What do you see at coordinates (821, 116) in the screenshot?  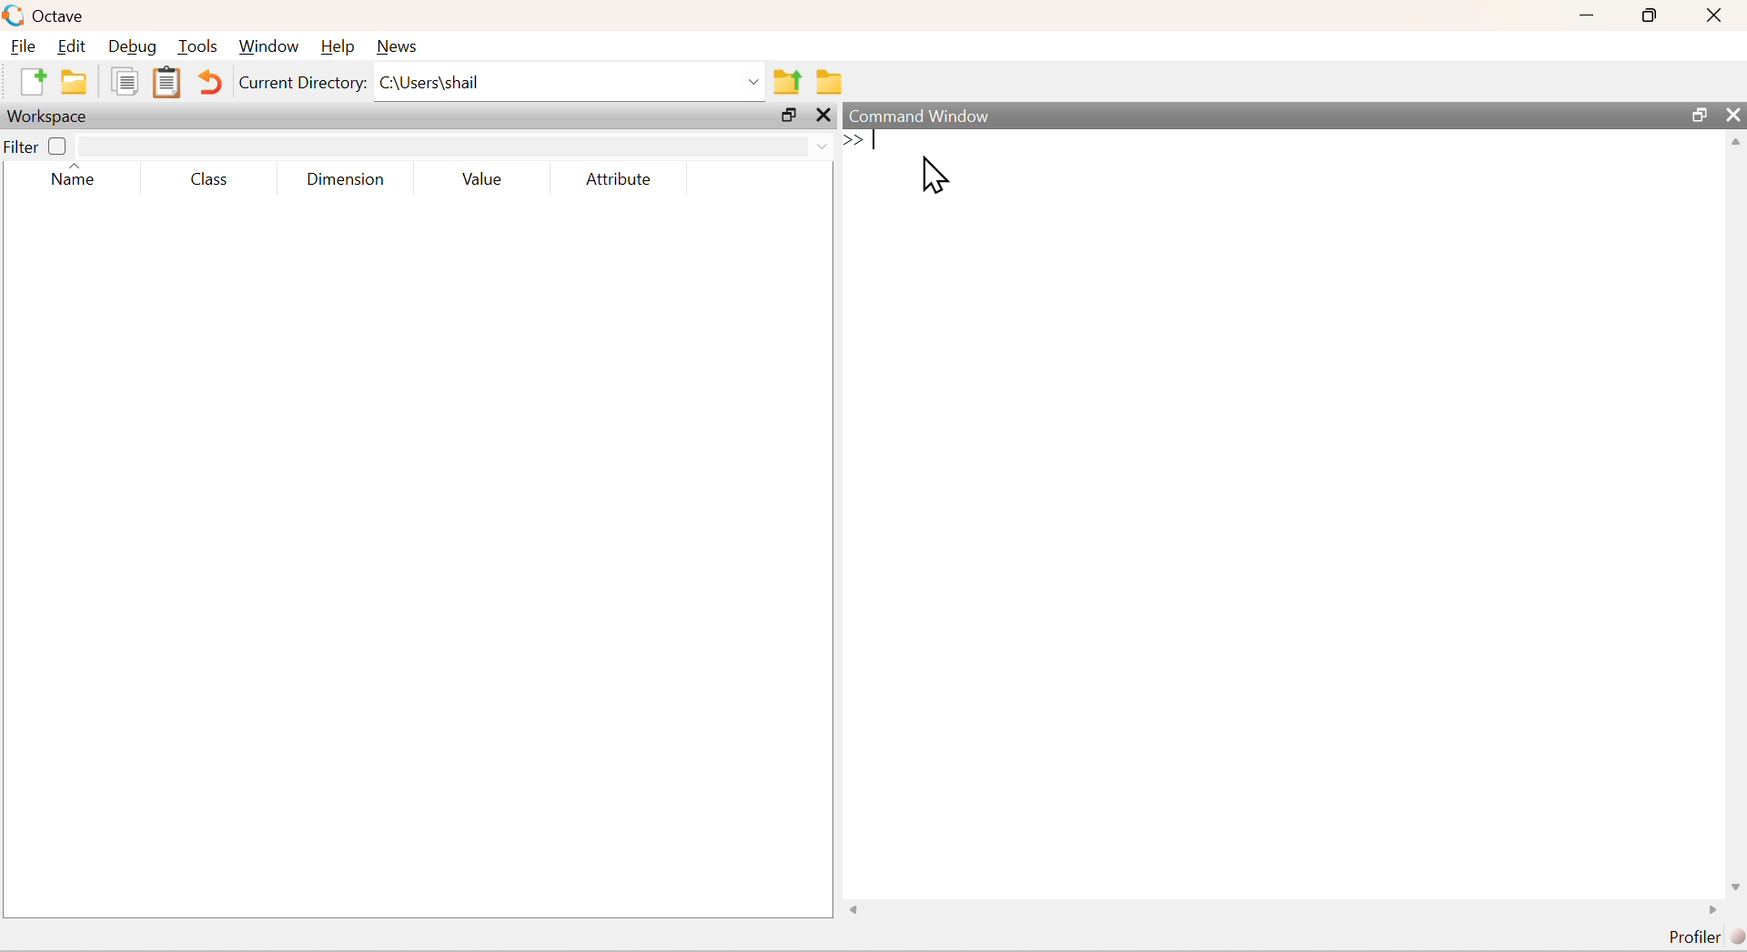 I see `Close` at bounding box center [821, 116].